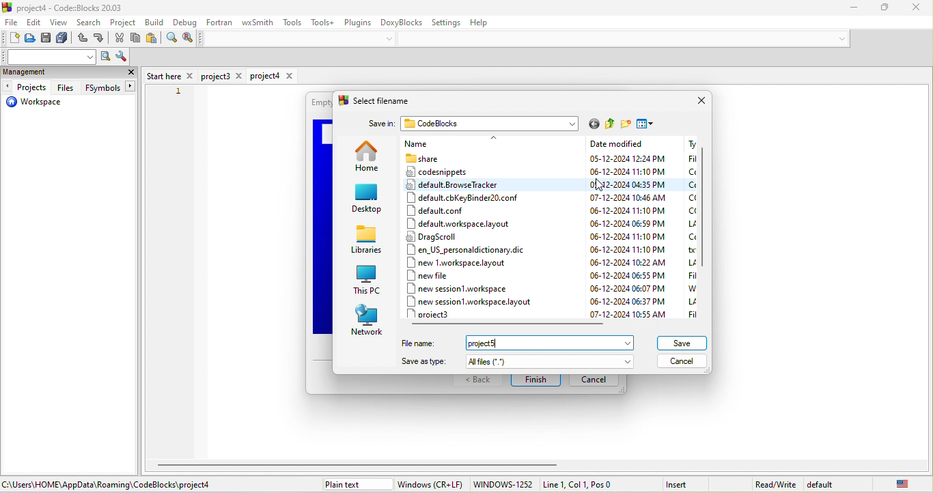 The image size is (933, 493). Describe the element at coordinates (34, 104) in the screenshot. I see `workspace` at that location.